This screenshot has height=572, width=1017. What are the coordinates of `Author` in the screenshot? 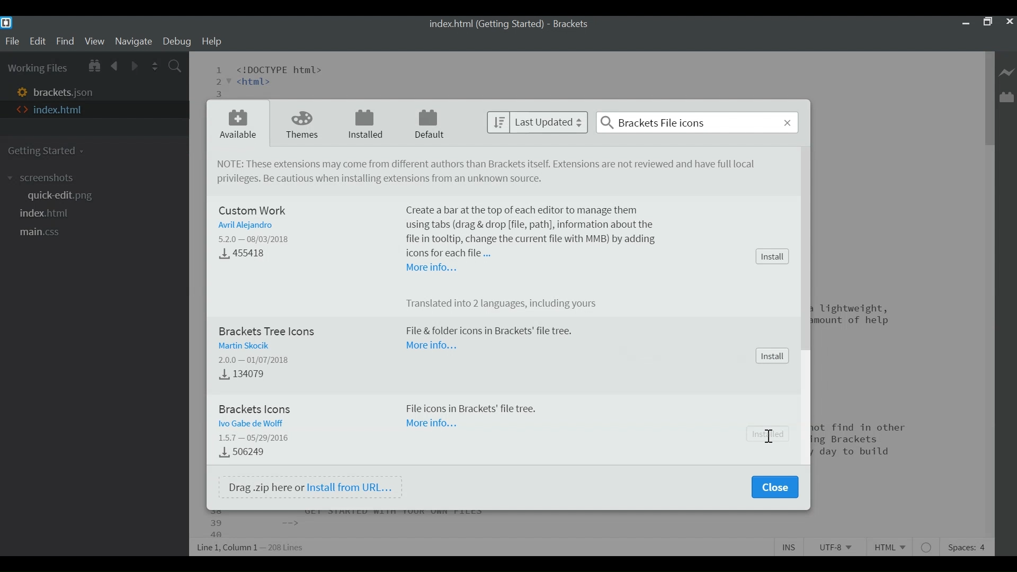 It's located at (253, 423).